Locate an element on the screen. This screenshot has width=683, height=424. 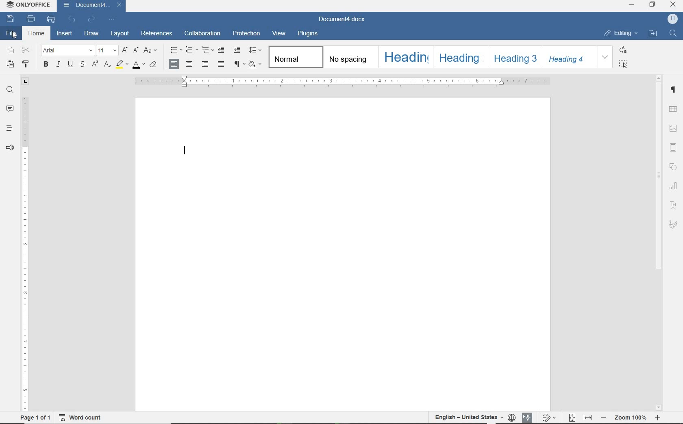
customize quick access toolbar is located at coordinates (112, 19).